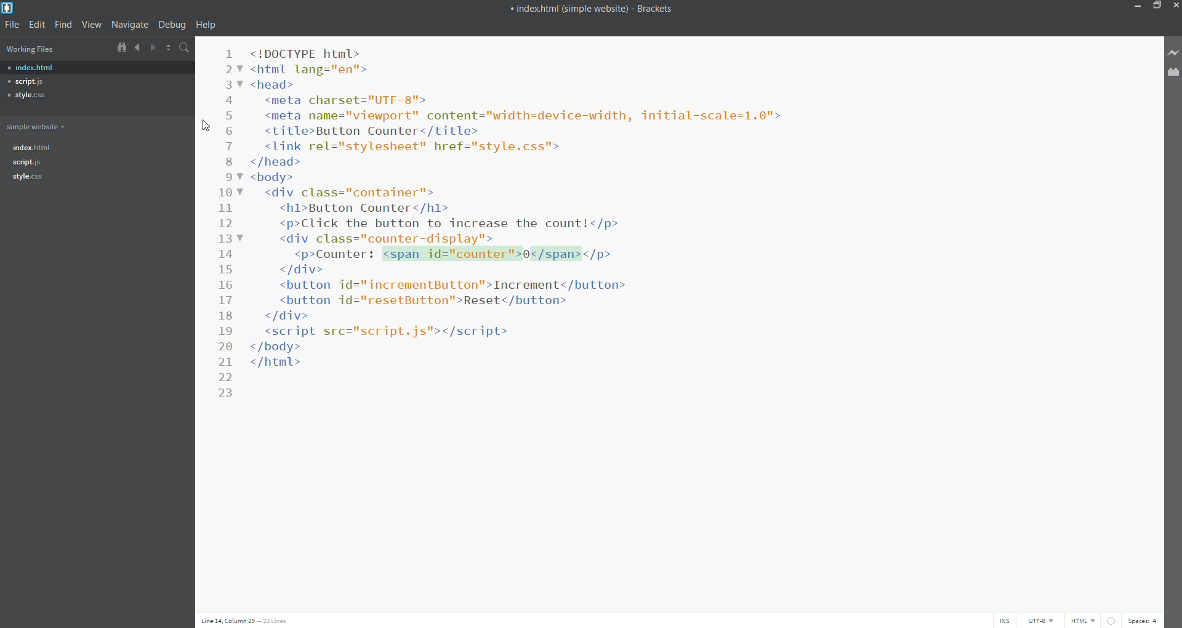 This screenshot has height=628, width=1182. I want to click on maximize/restore, so click(1155, 6).